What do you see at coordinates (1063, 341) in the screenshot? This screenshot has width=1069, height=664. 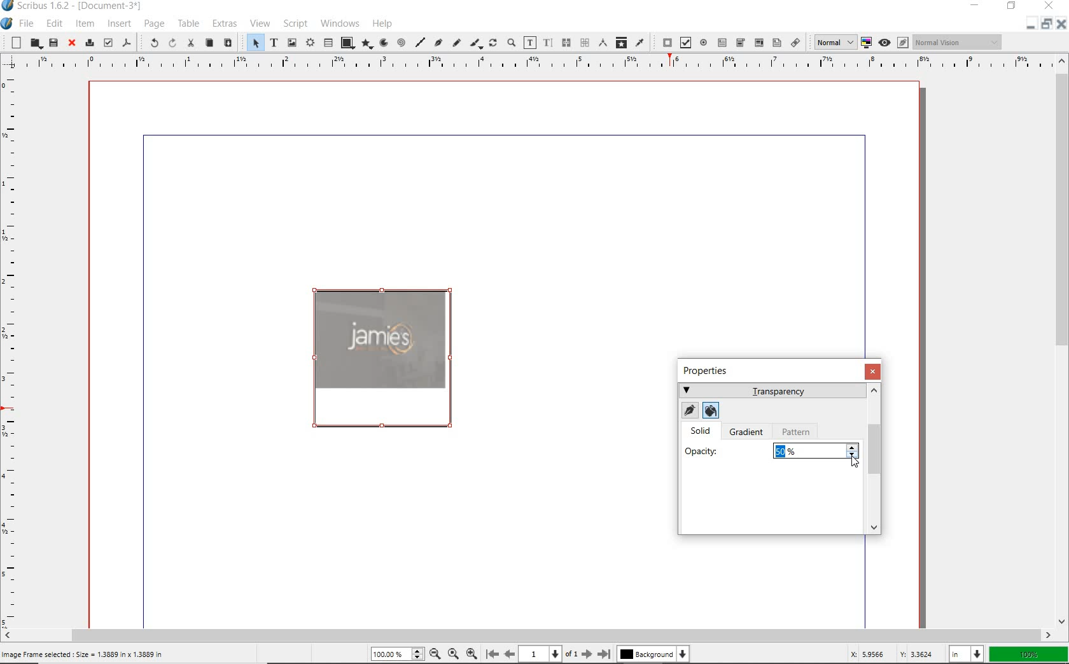 I see `SCROLLBAR` at bounding box center [1063, 341].